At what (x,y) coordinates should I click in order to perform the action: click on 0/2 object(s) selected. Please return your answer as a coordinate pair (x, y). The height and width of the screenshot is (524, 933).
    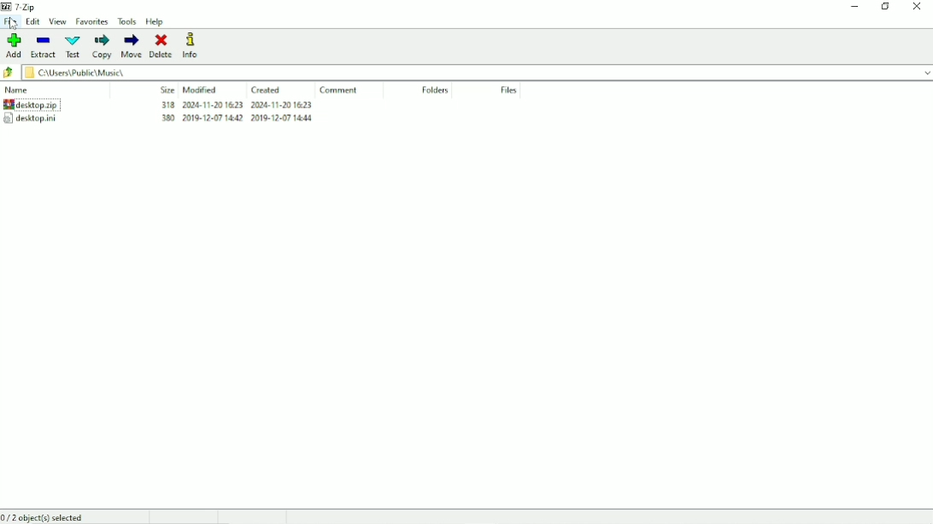
    Looking at the image, I should click on (48, 517).